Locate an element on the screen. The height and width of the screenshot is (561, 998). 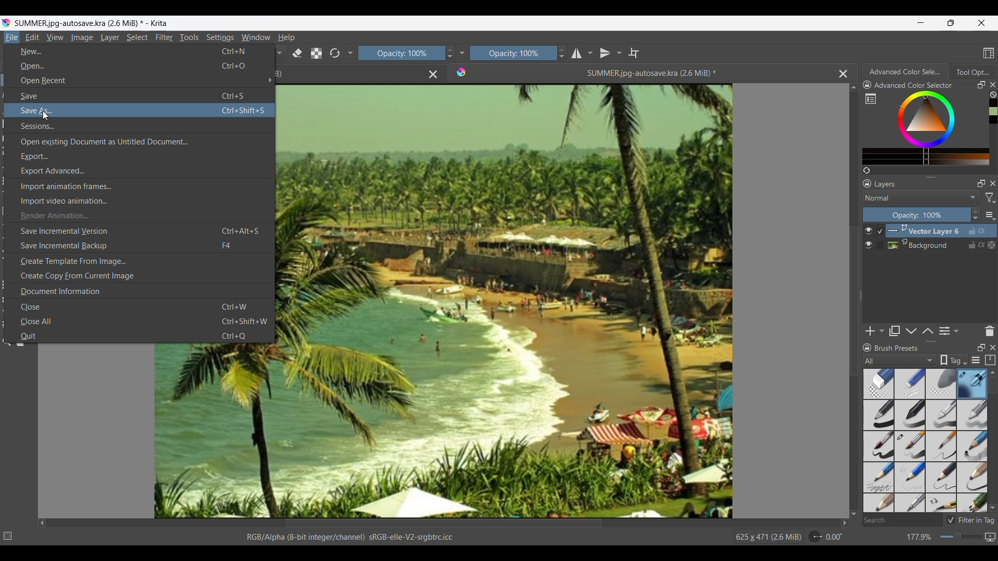
Reset to original preset is located at coordinates (335, 54).